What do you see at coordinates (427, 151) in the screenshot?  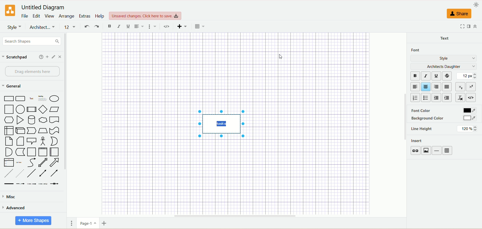 I see `image` at bounding box center [427, 151].